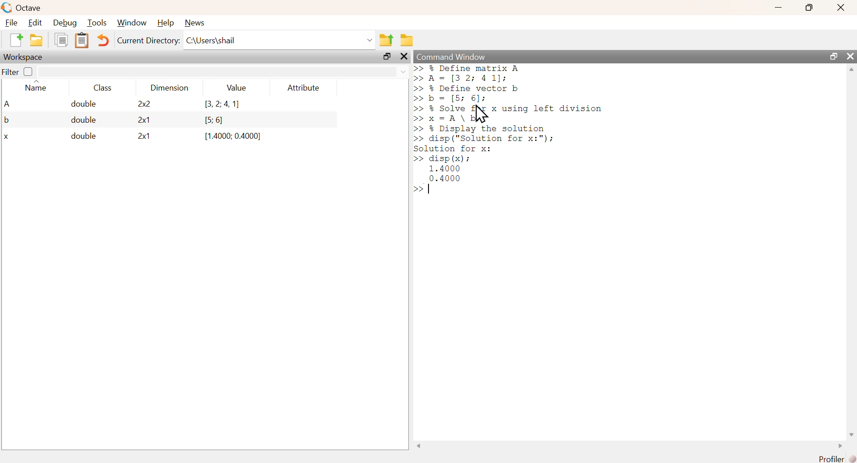 The image size is (857, 463). What do you see at coordinates (60, 41) in the screenshot?
I see `copy` at bounding box center [60, 41].